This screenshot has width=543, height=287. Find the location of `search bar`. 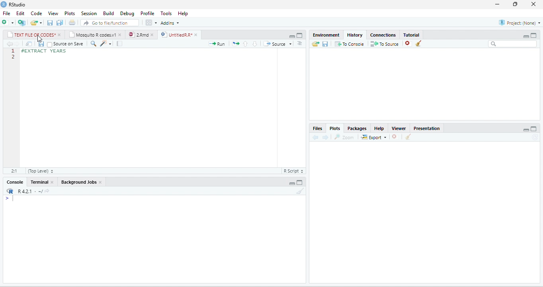

search bar is located at coordinates (512, 44).